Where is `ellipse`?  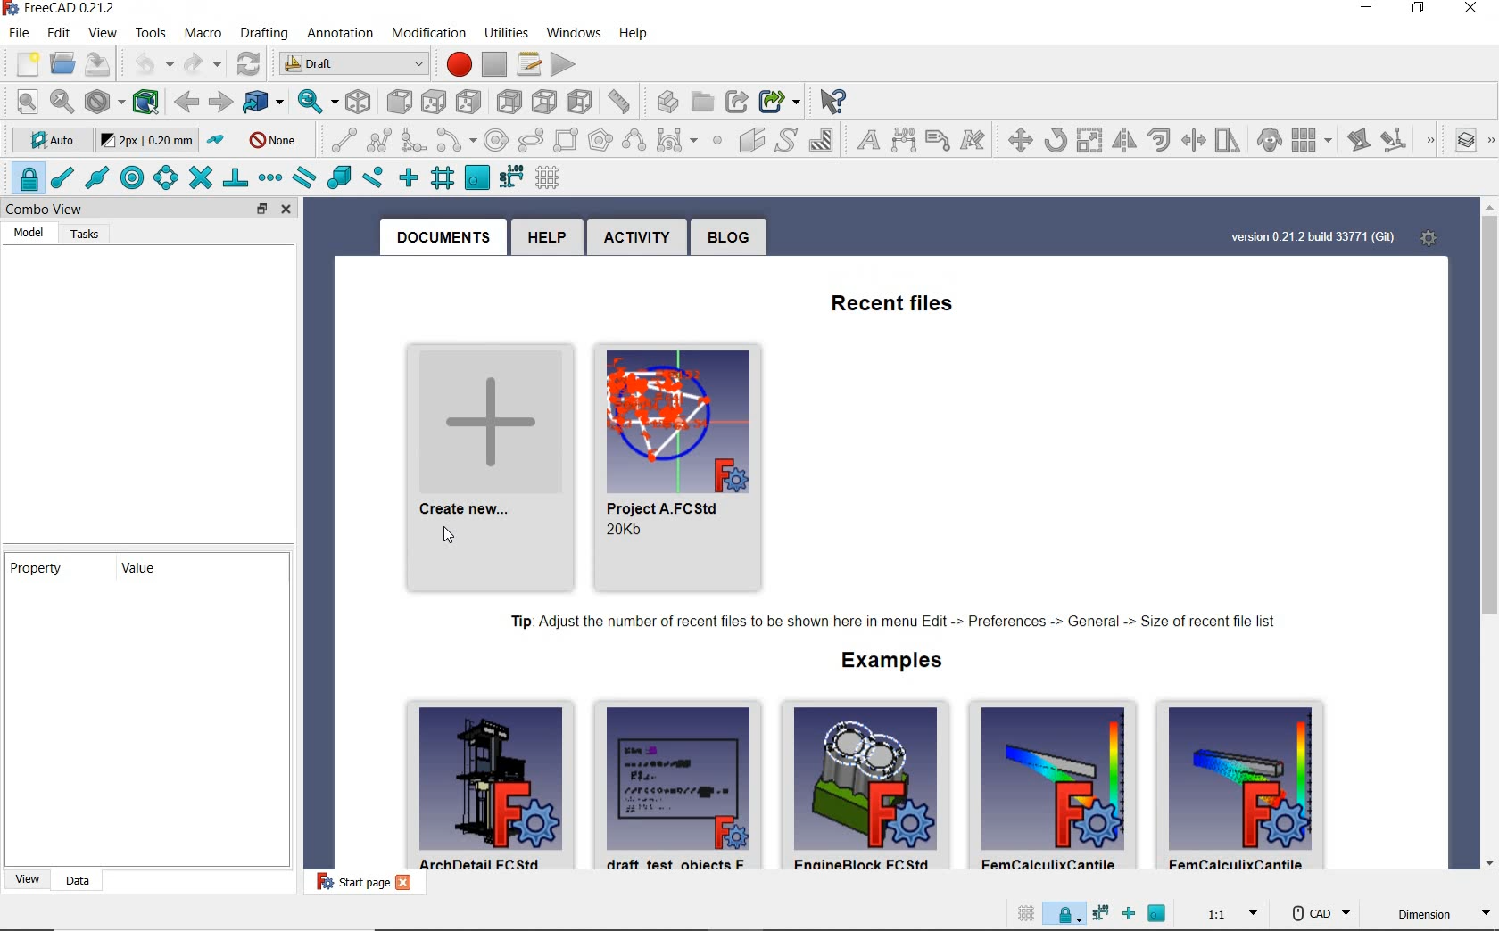 ellipse is located at coordinates (530, 140).